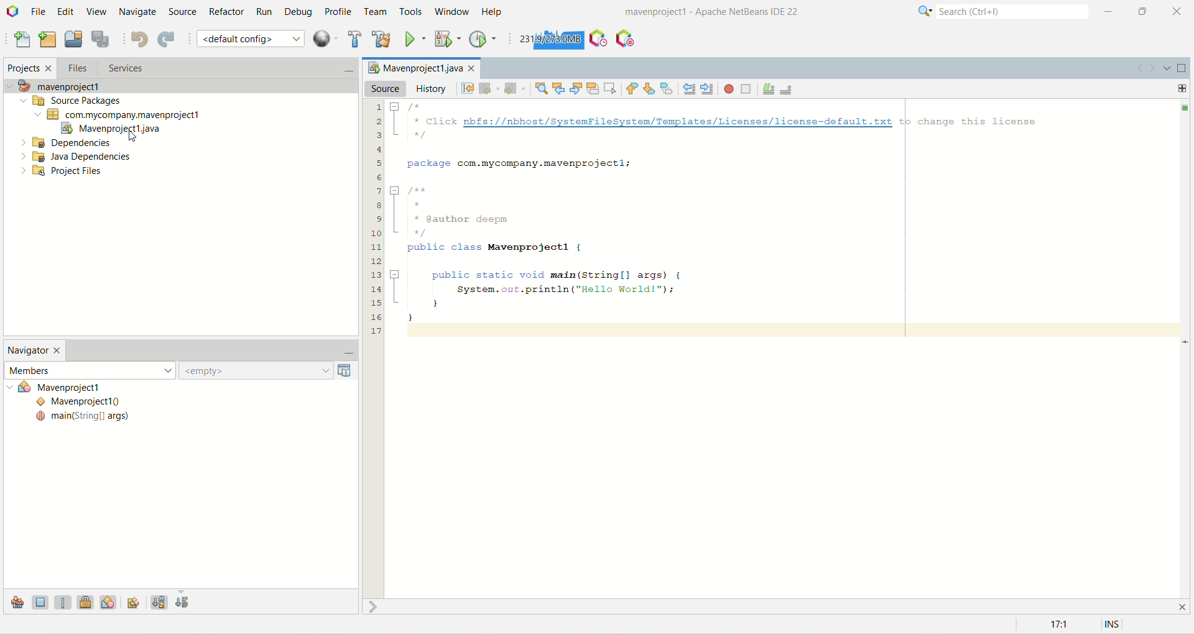  Describe the element at coordinates (183, 603) in the screenshot. I see `sort by source` at that location.